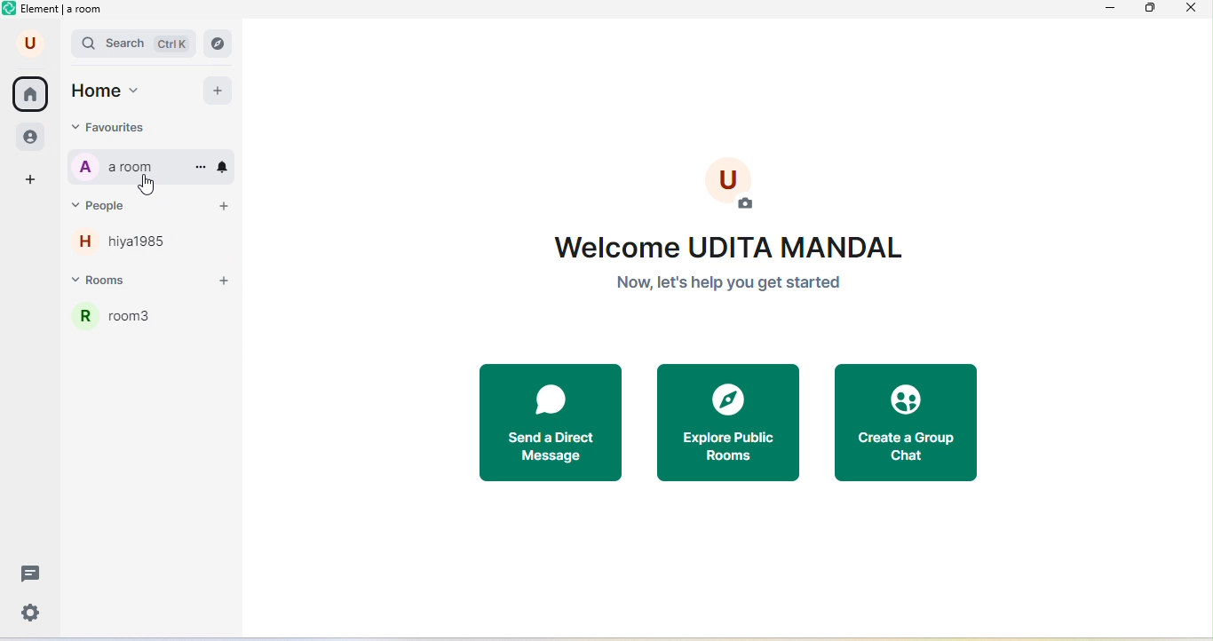 The height and width of the screenshot is (641, 1213). Describe the element at coordinates (28, 179) in the screenshot. I see `add space` at that location.